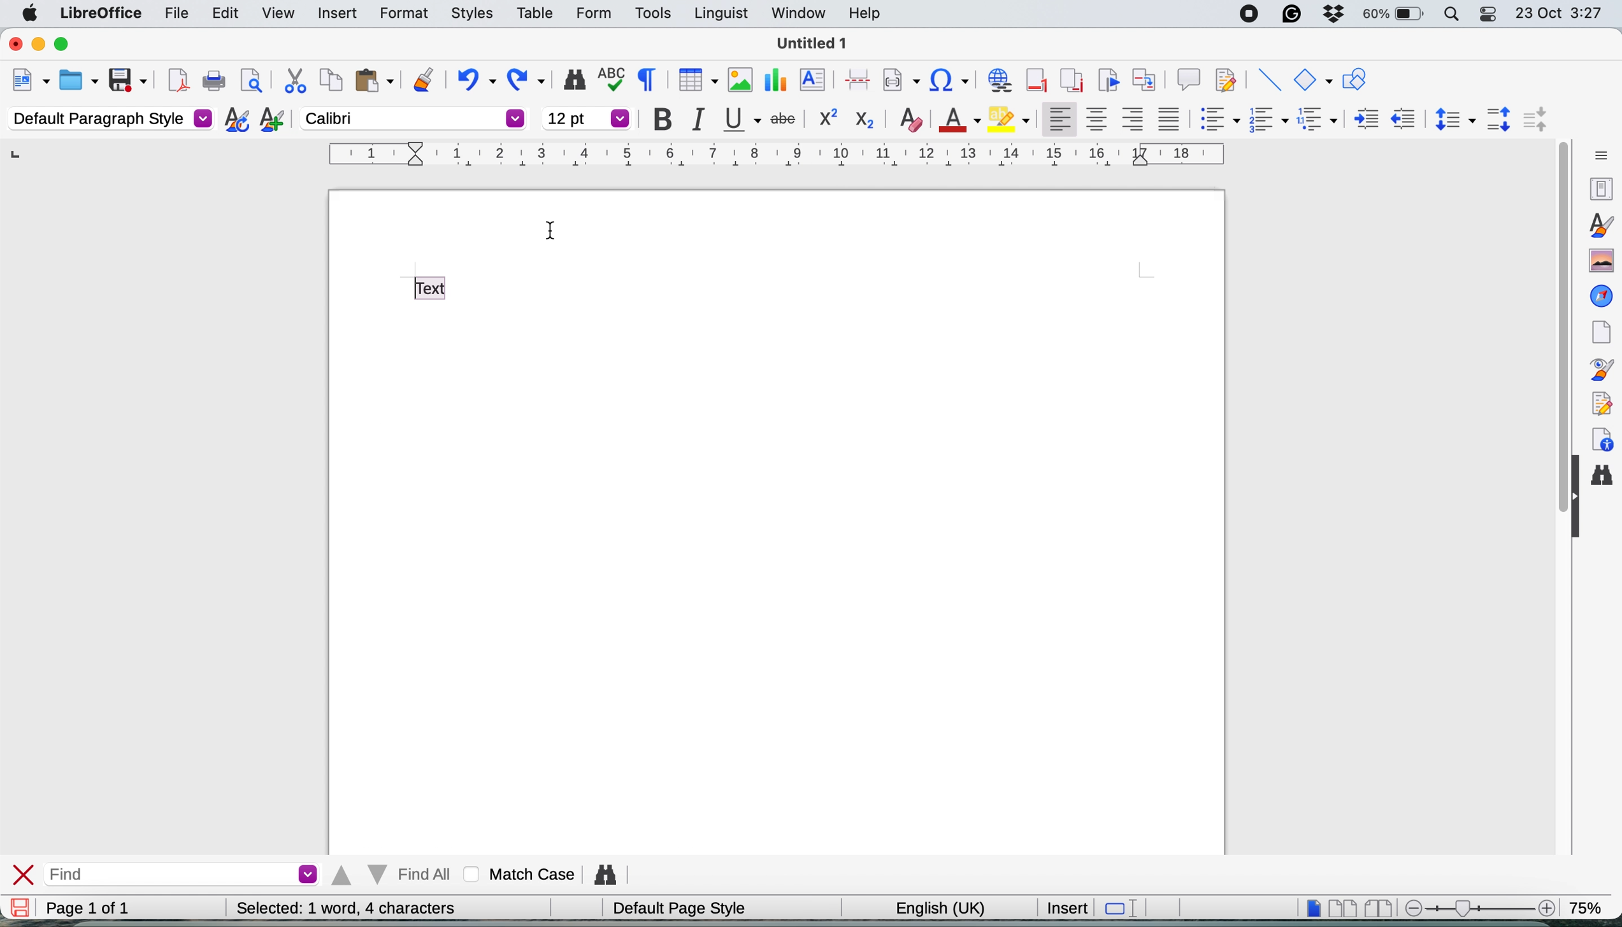 This screenshot has width=1622, height=927. What do you see at coordinates (774, 78) in the screenshot?
I see `insert chart` at bounding box center [774, 78].